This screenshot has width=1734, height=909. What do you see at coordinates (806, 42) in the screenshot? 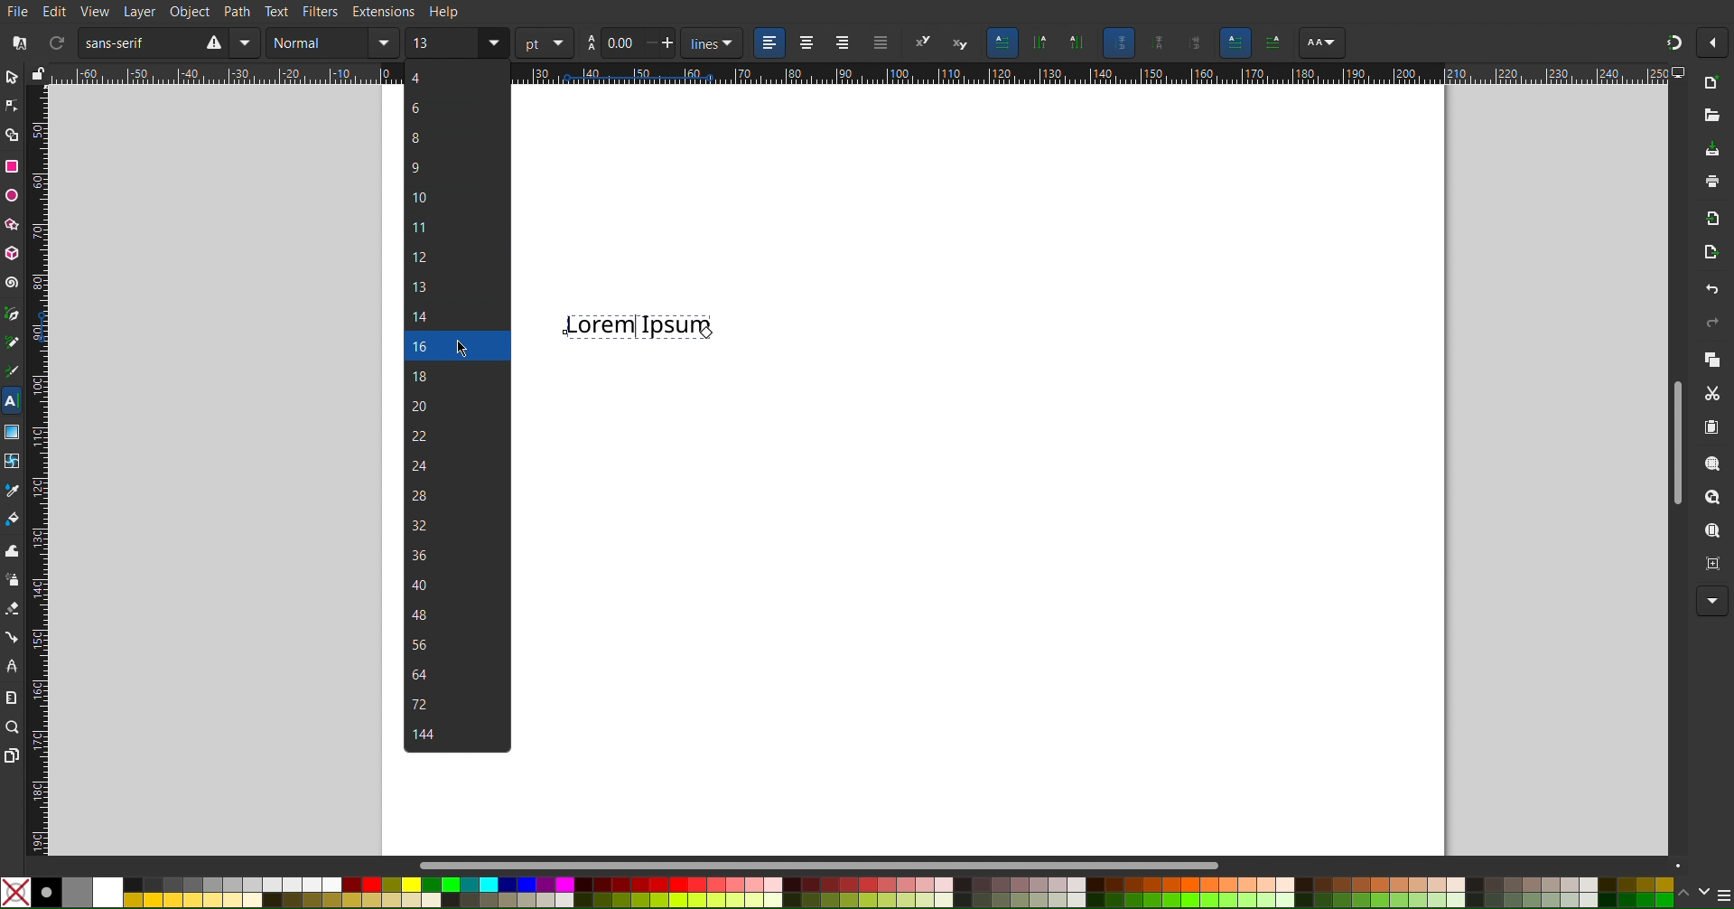
I see `center align` at bounding box center [806, 42].